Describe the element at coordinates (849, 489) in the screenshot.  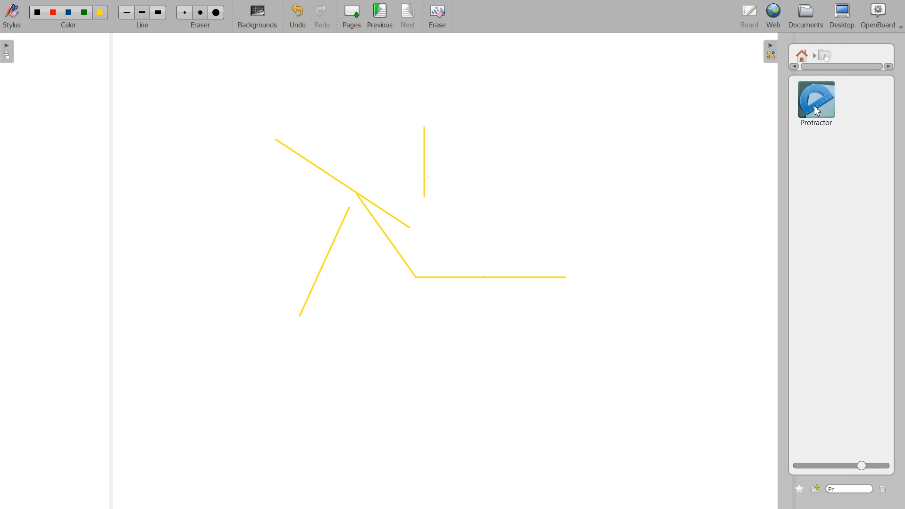
I see `Type window` at that location.